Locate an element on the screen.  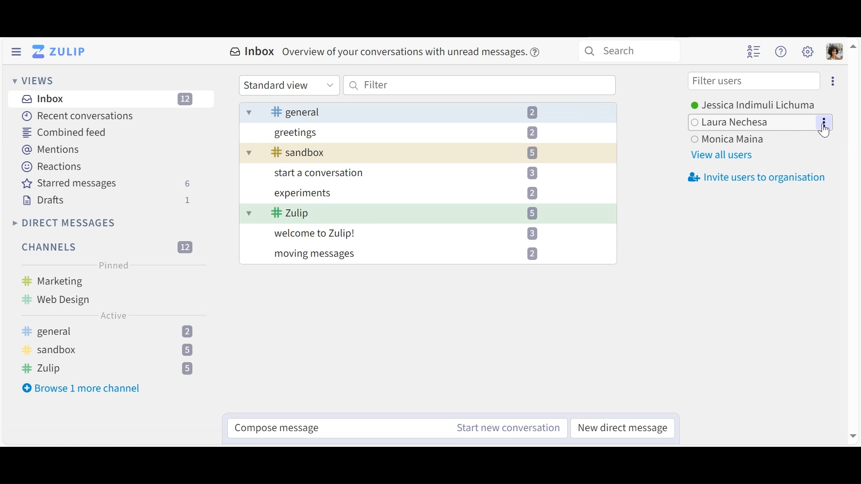
Views is located at coordinates (35, 82).